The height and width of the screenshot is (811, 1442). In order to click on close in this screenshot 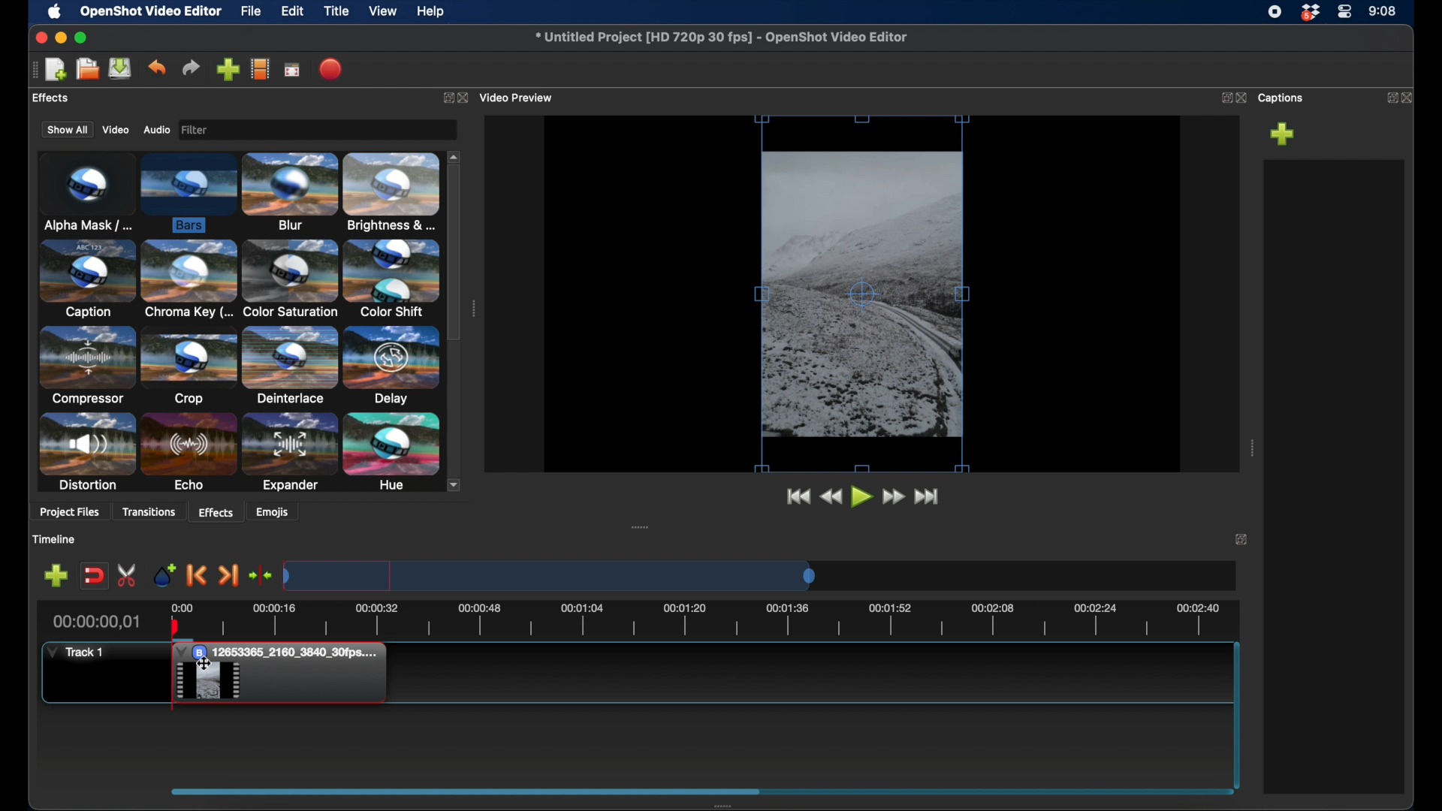, I will do `click(39, 38)`.